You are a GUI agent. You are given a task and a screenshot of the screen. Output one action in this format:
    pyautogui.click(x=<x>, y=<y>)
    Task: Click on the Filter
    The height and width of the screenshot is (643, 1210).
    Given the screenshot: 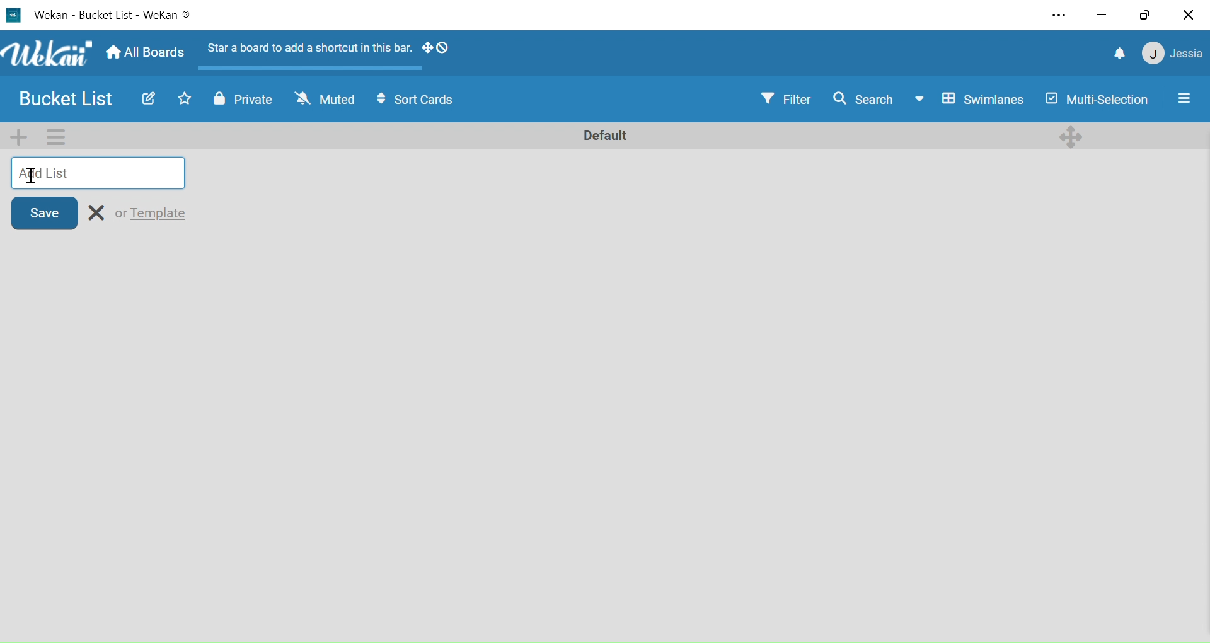 What is the action you would take?
    pyautogui.click(x=788, y=99)
    